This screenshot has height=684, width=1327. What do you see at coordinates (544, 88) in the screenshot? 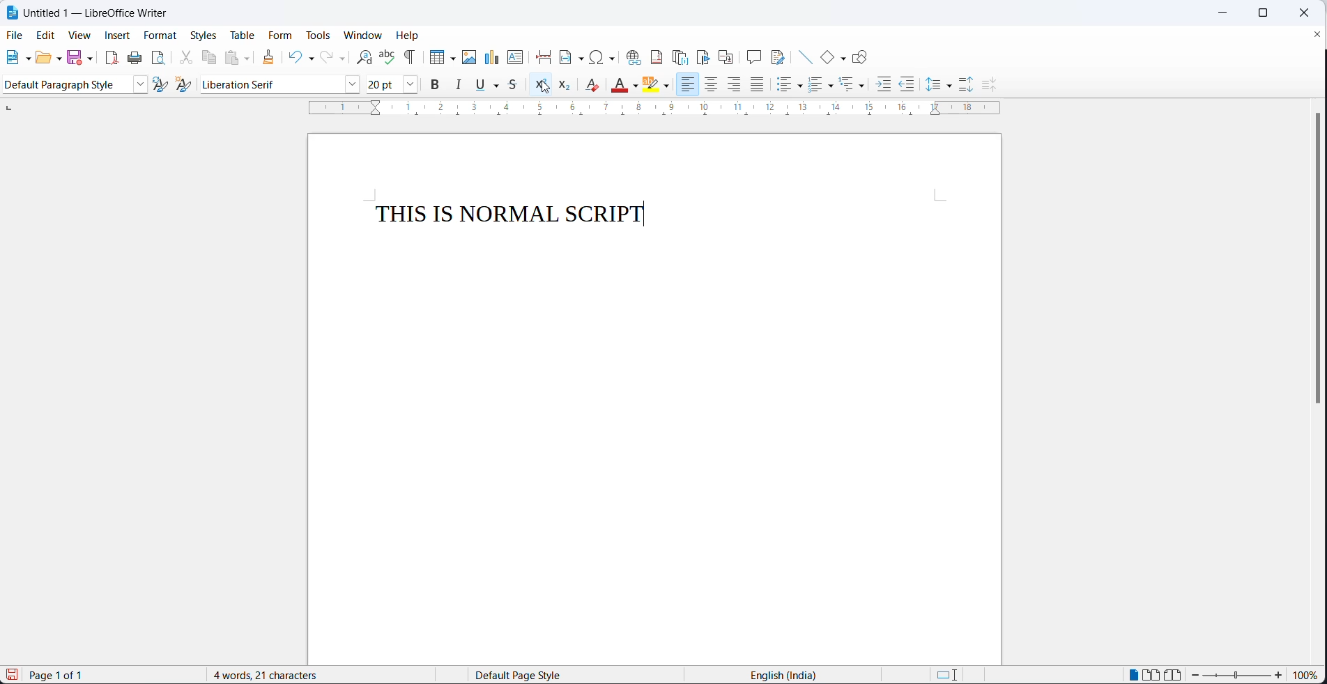
I see `cursor` at bounding box center [544, 88].